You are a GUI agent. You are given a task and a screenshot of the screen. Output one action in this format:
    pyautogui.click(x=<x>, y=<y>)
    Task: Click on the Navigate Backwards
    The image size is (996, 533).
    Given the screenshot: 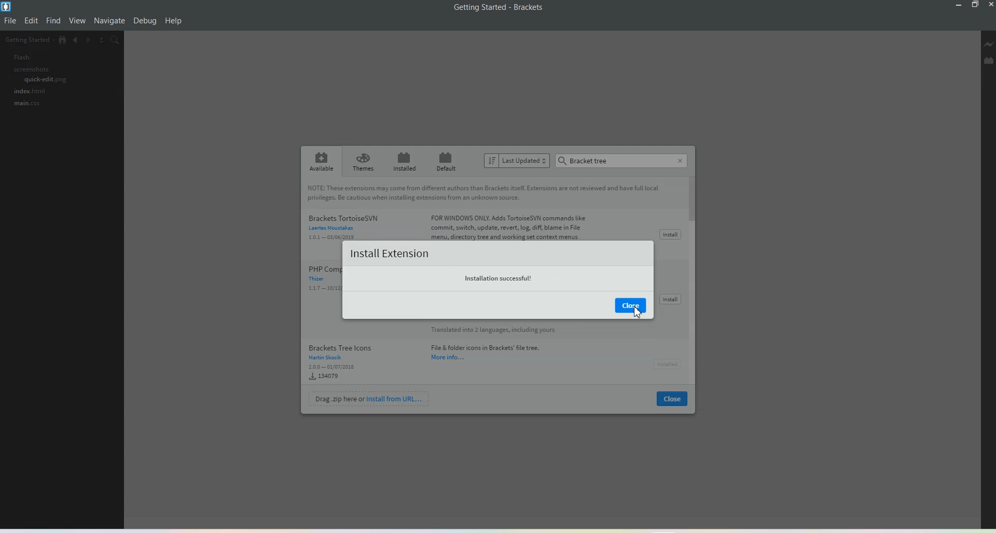 What is the action you would take?
    pyautogui.click(x=76, y=41)
    